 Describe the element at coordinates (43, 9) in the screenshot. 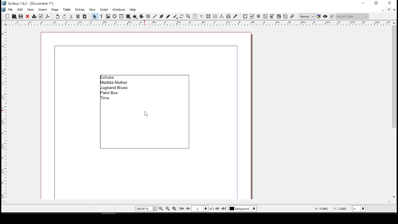

I see `insert` at that location.